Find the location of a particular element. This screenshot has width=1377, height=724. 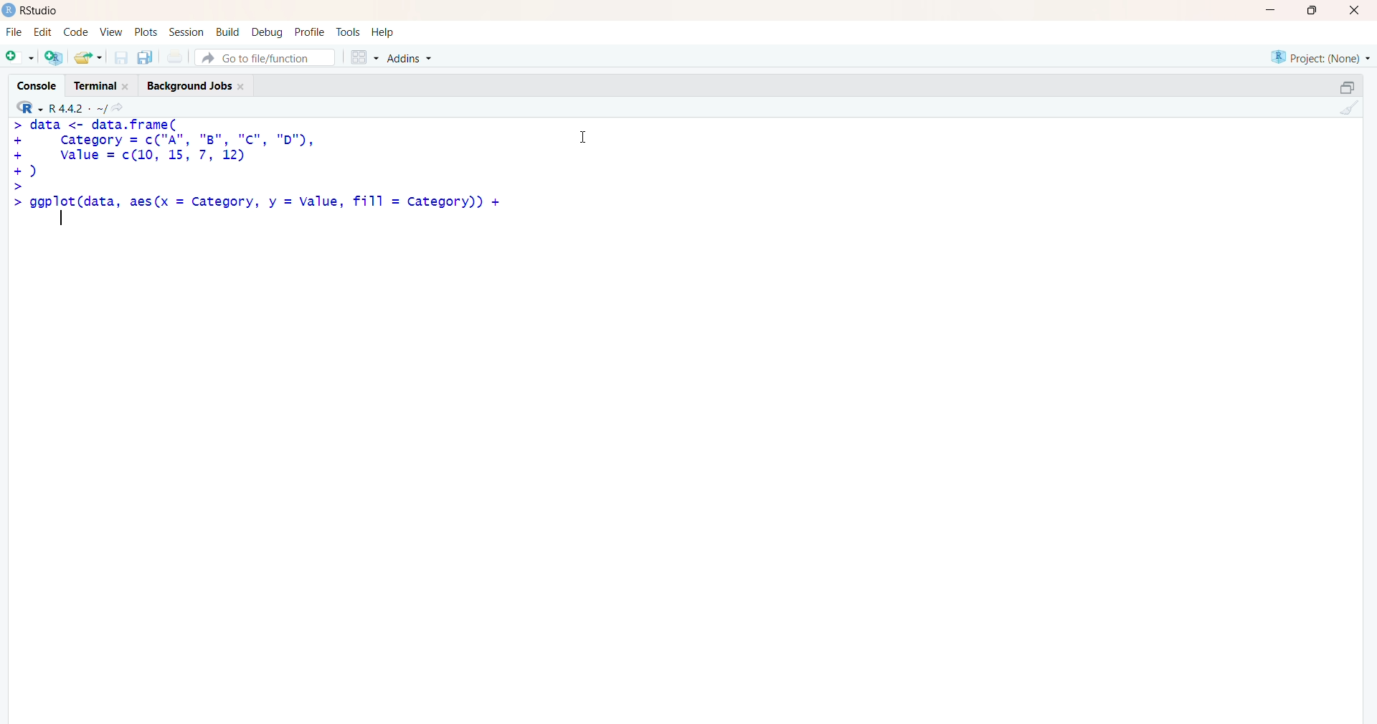

selected project - none is located at coordinates (1322, 57).